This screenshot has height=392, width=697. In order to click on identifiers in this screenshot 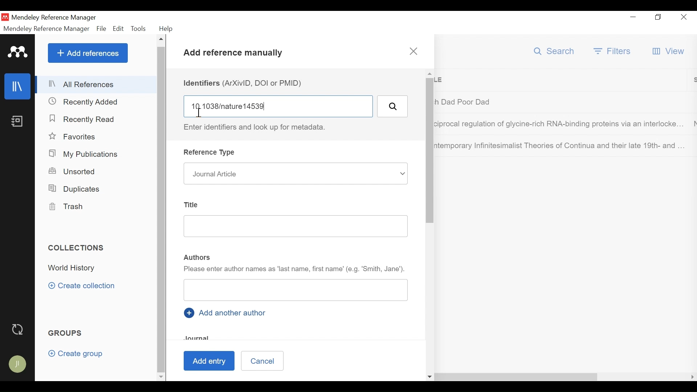, I will do `click(280, 106)`.